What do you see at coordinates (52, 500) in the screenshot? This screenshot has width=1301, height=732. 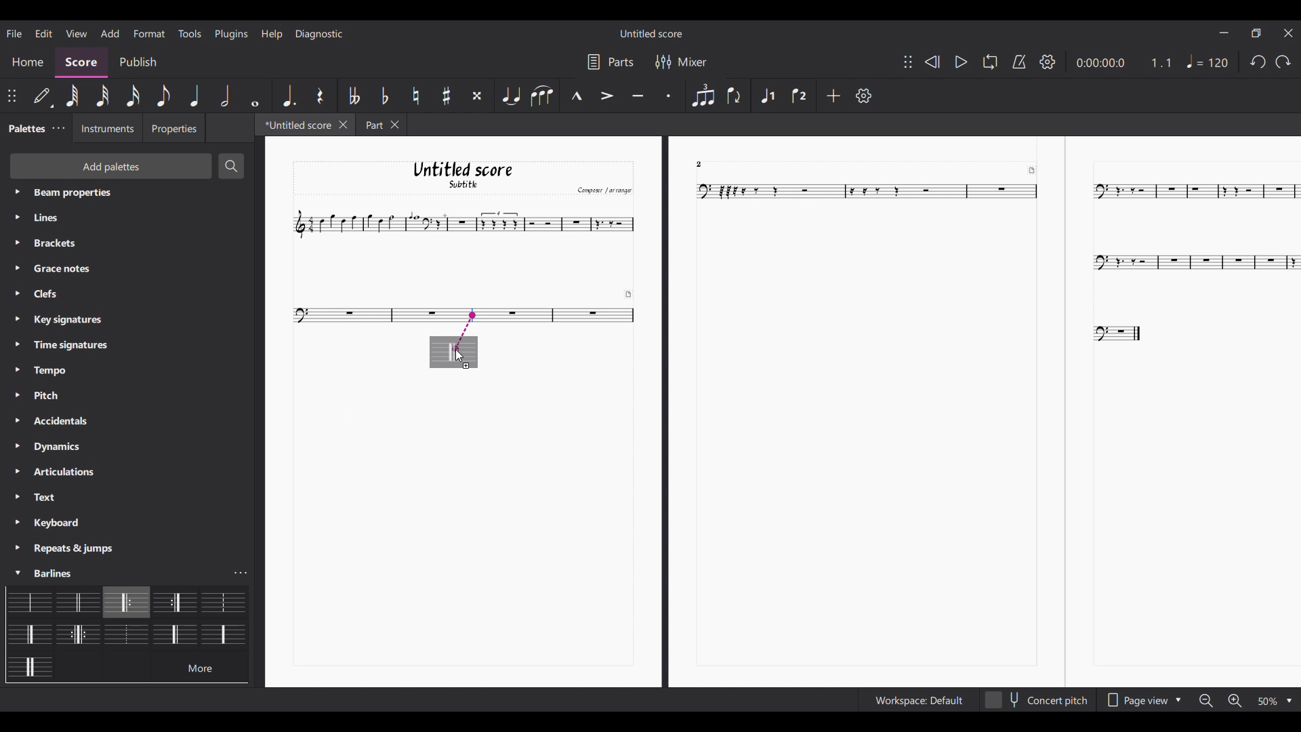 I see `Palette settings` at bounding box center [52, 500].